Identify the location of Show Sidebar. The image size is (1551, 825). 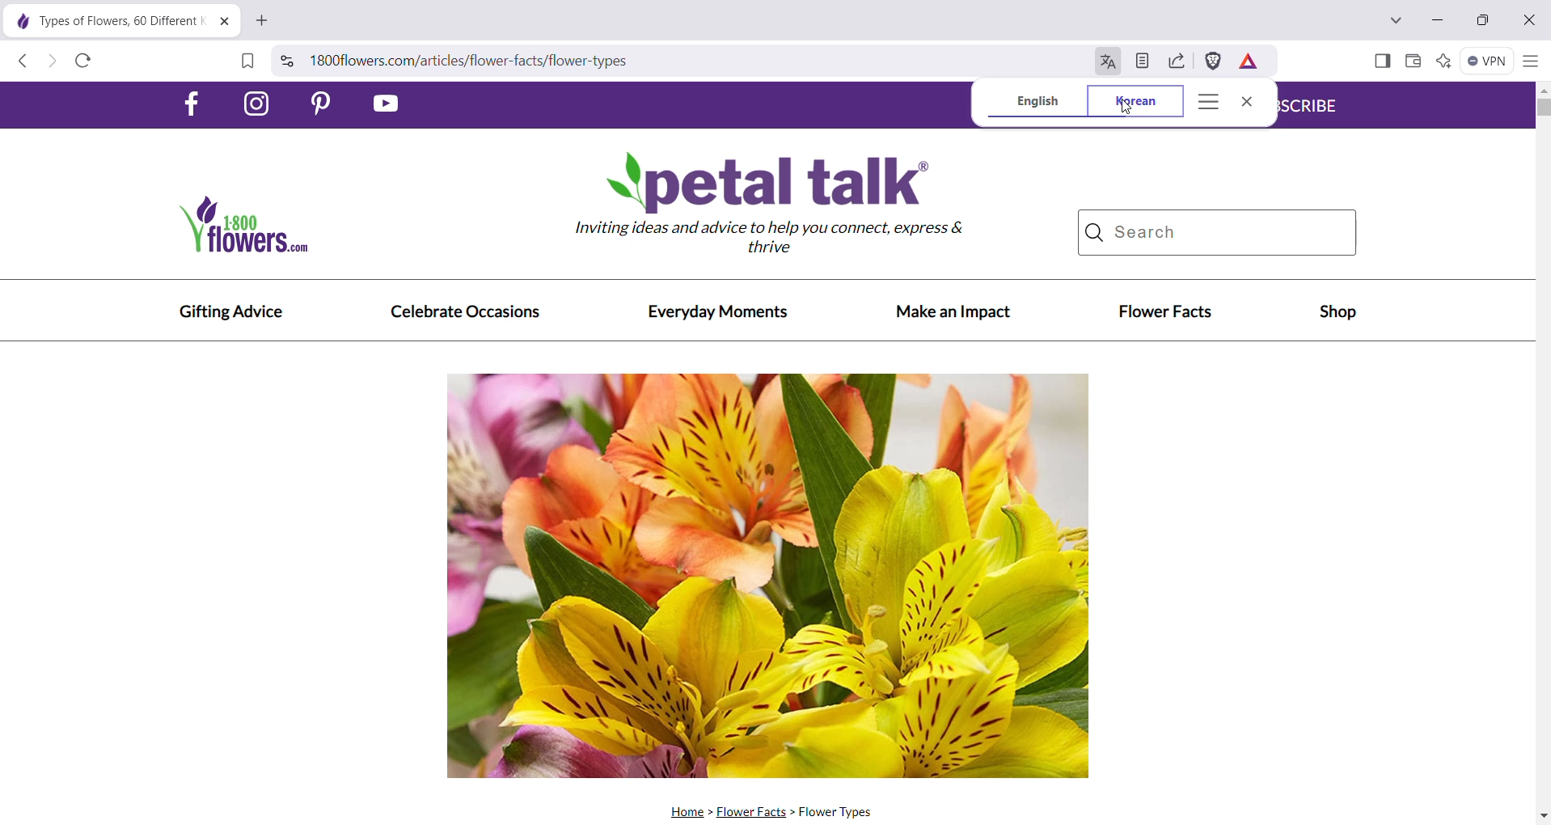
(1382, 61).